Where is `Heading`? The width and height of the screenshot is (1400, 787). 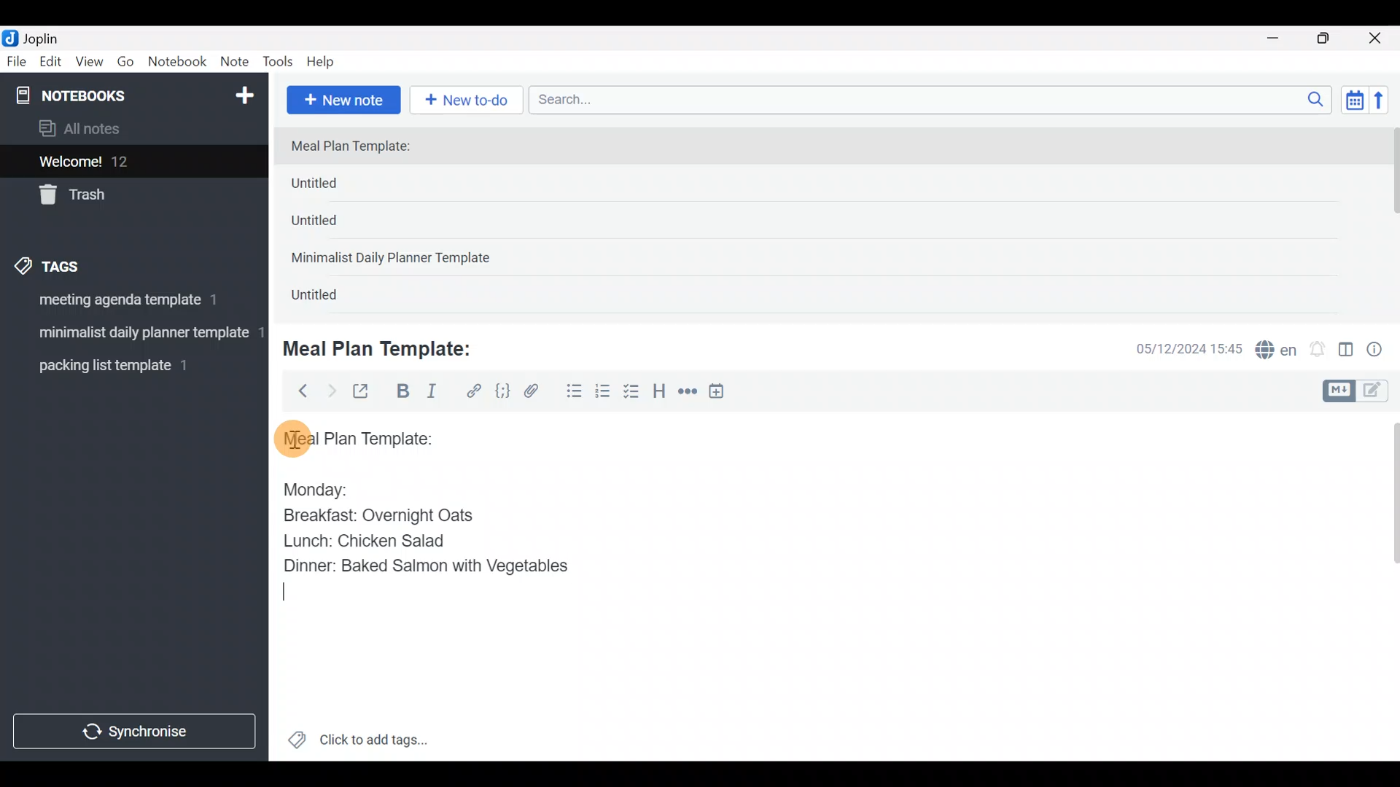
Heading is located at coordinates (660, 393).